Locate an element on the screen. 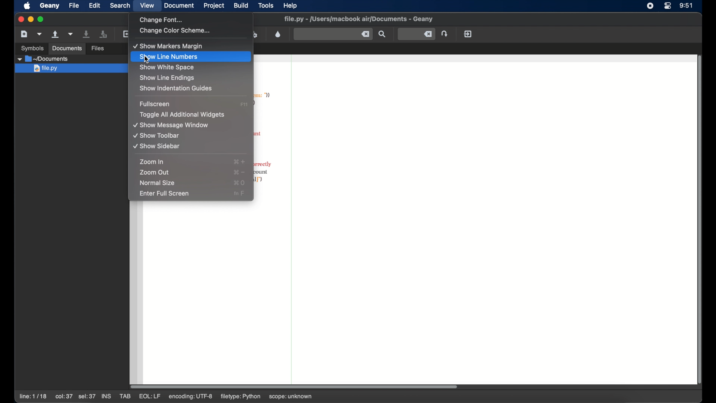 The height and width of the screenshot is (403, 716). file name is located at coordinates (358, 19).